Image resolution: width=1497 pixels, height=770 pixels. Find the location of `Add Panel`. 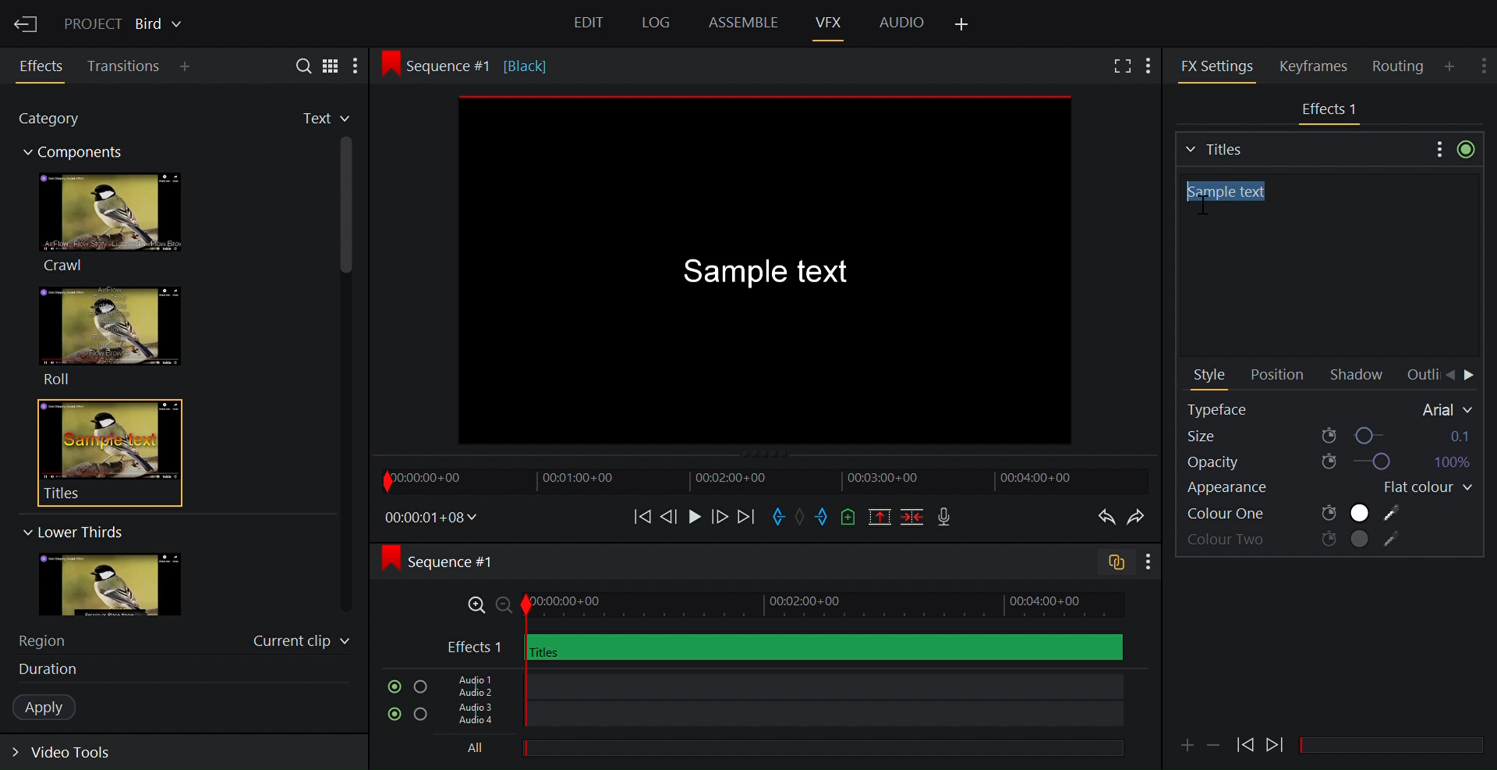

Add Panel is located at coordinates (1152, 64).